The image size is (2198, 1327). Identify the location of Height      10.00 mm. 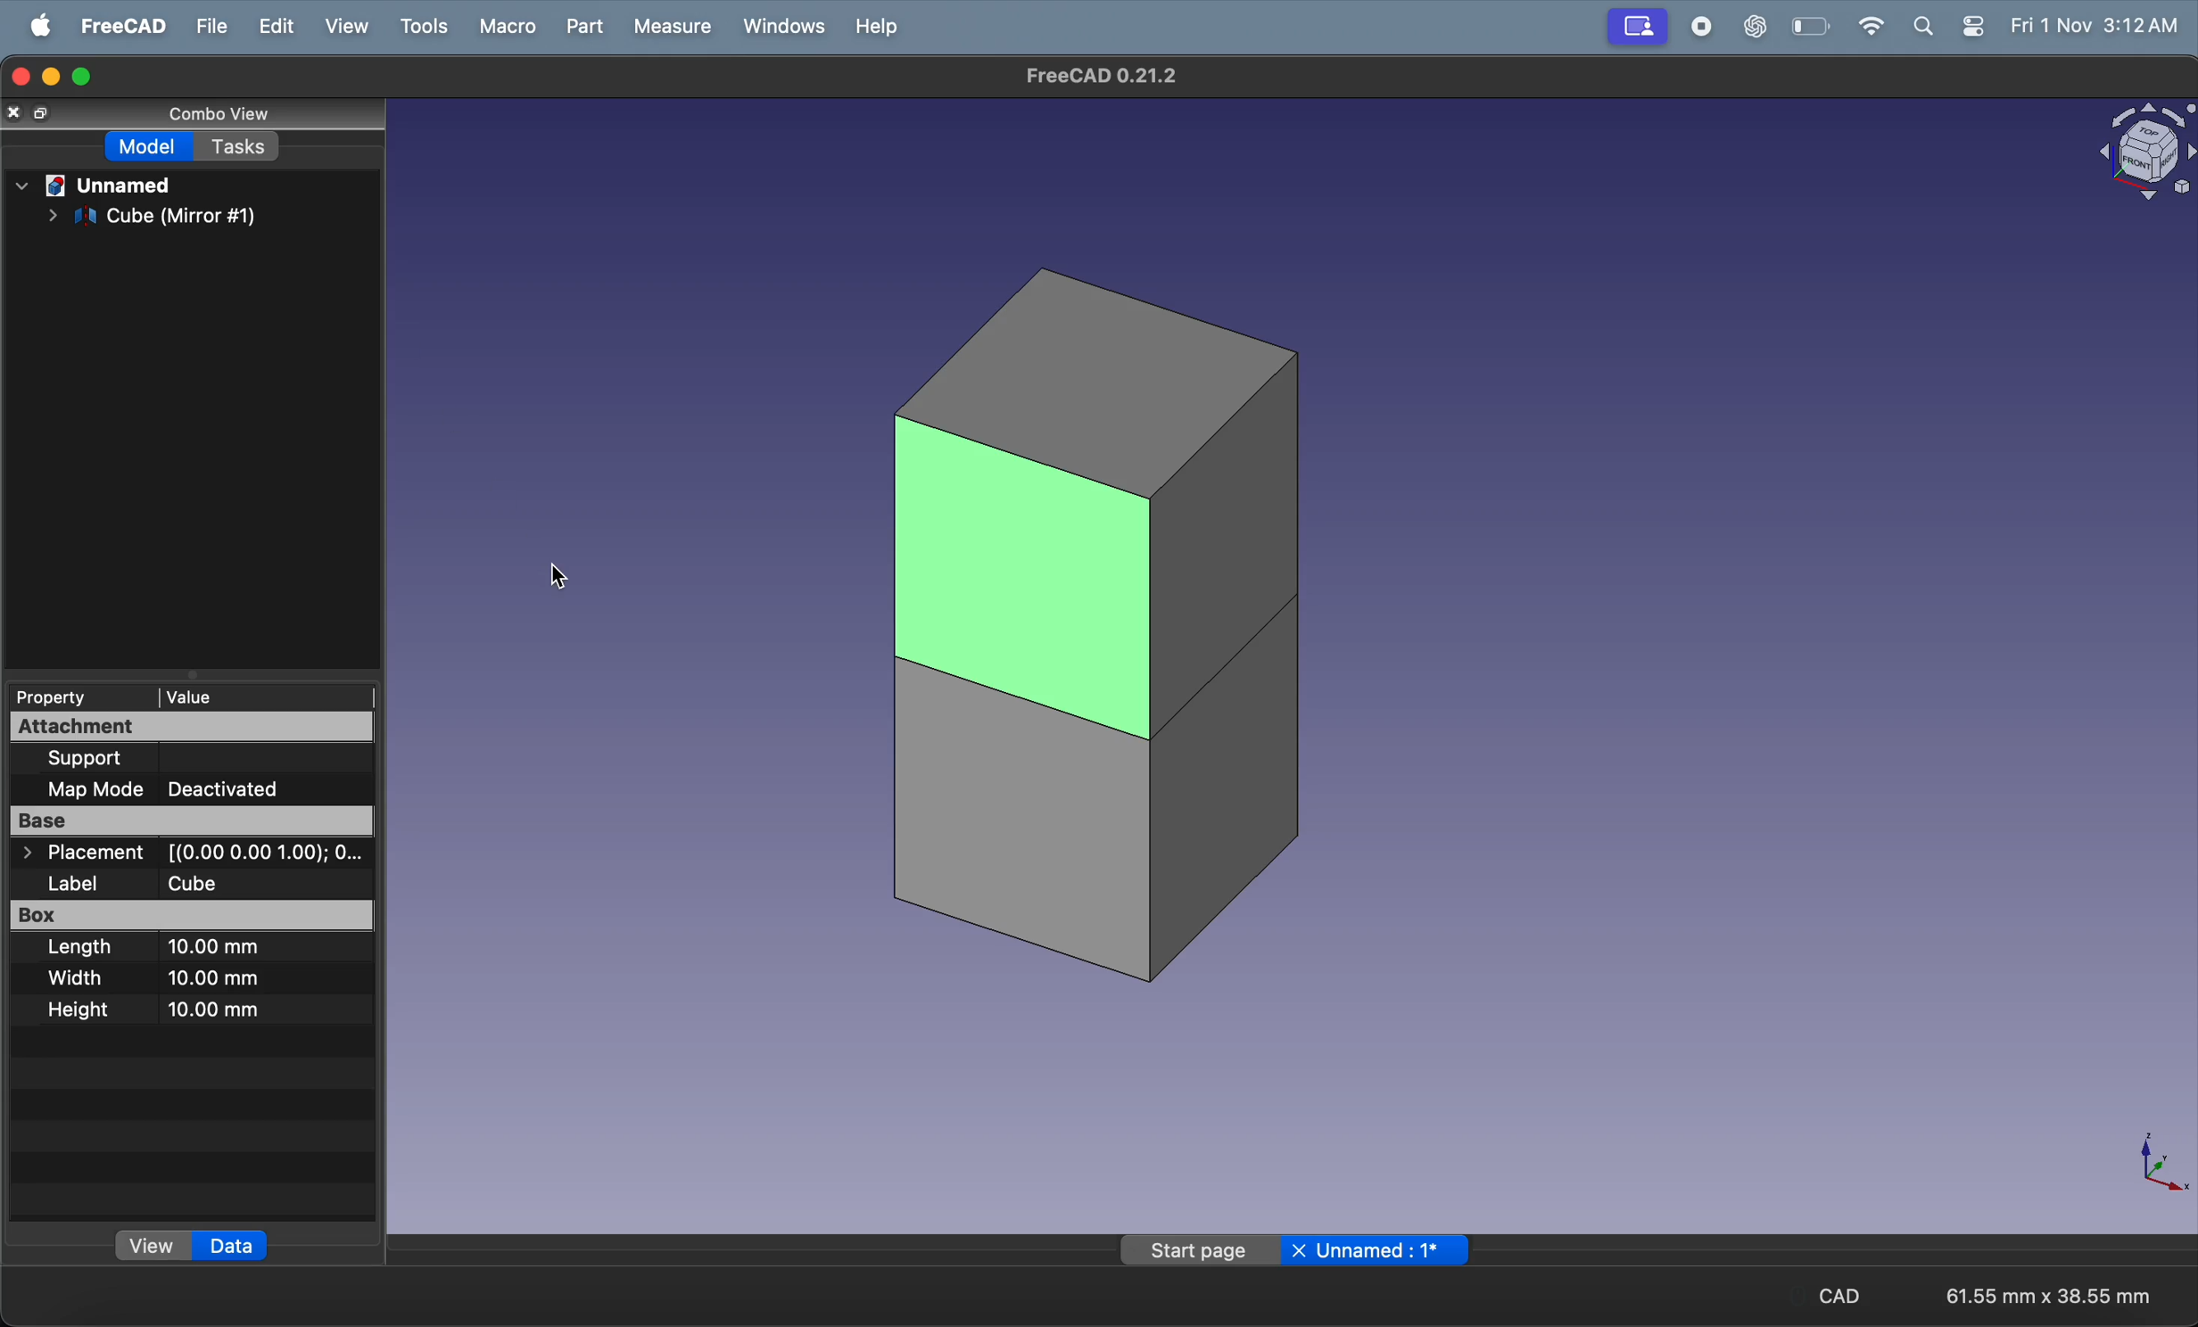
(167, 1009).